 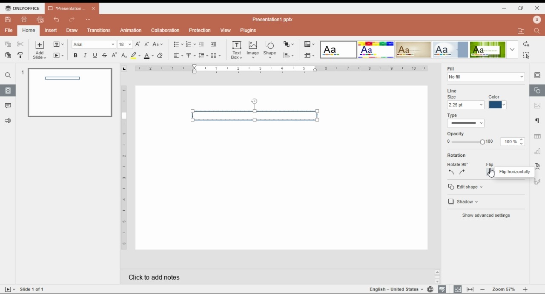 I want to click on draw, so click(x=72, y=31).